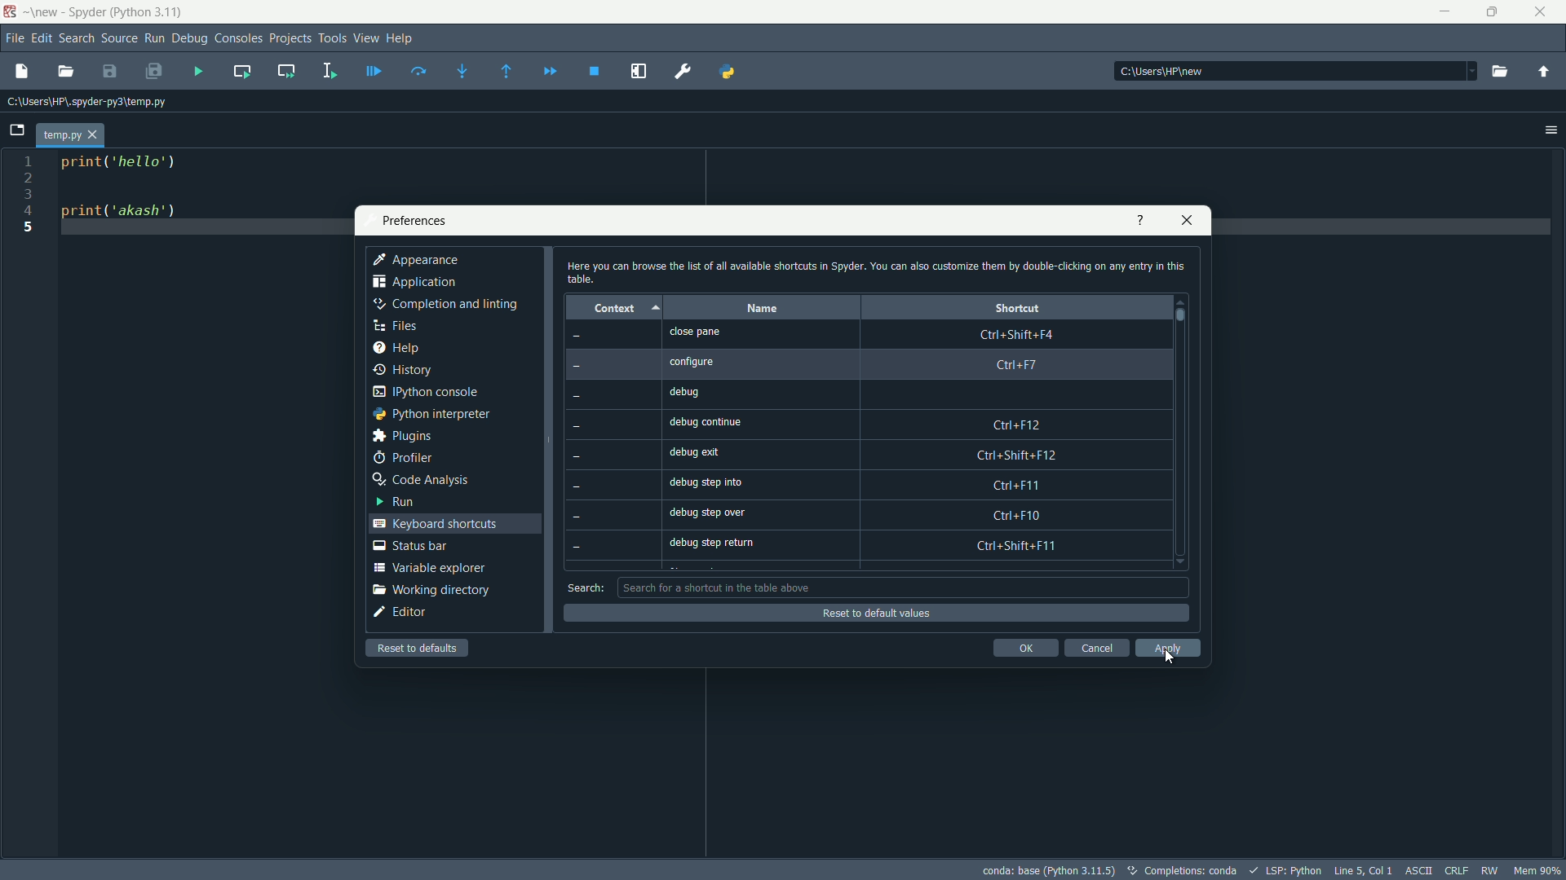 The width and height of the screenshot is (1566, 880). Describe the element at coordinates (723, 438) in the screenshot. I see `names for shortcut` at that location.